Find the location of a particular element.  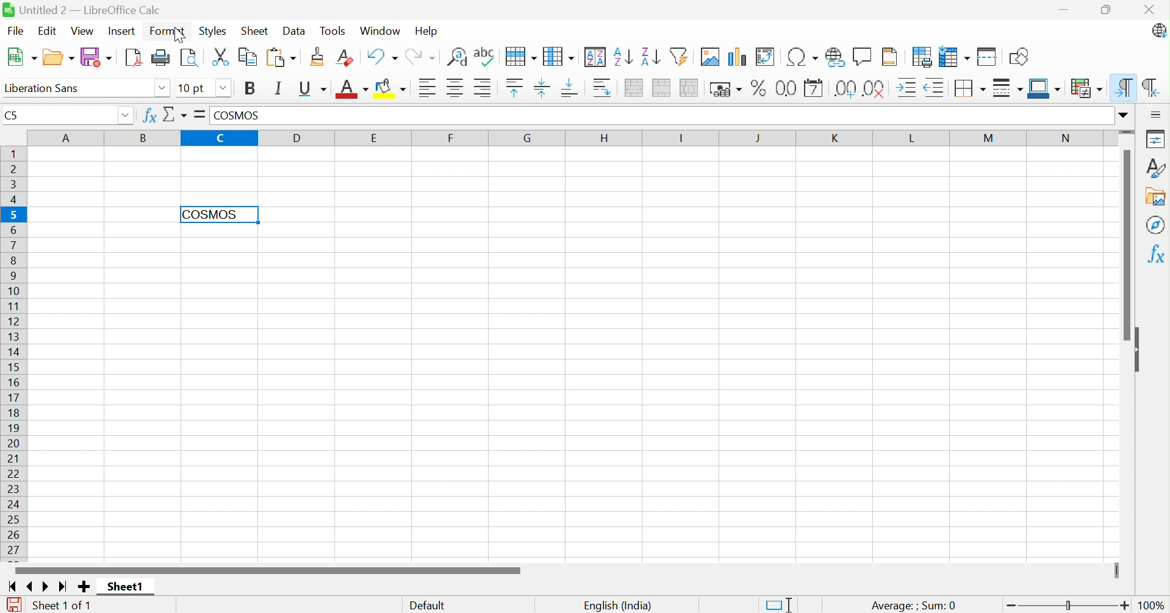

File is located at coordinates (18, 30).